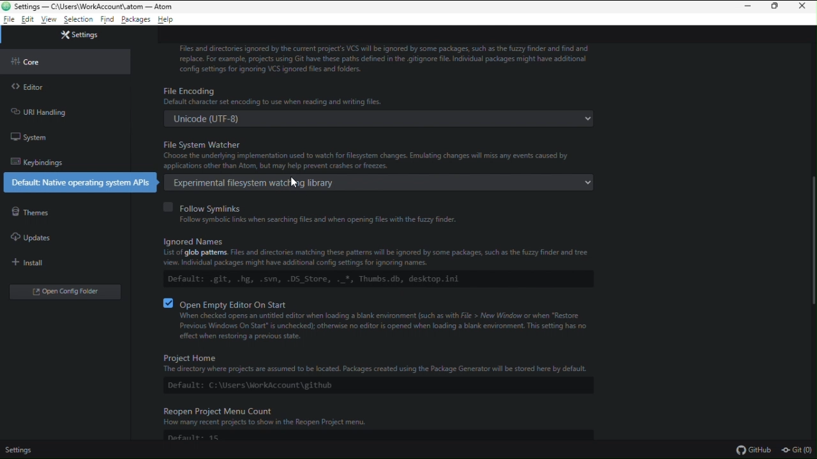 Image resolution: width=817 pixels, height=459 pixels. What do you see at coordinates (803, 247) in the screenshot?
I see `slider` at bounding box center [803, 247].